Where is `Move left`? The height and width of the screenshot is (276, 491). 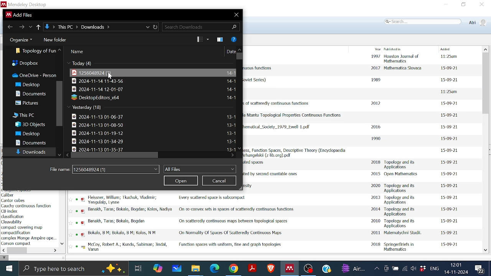
Move left is located at coordinates (54, 250).